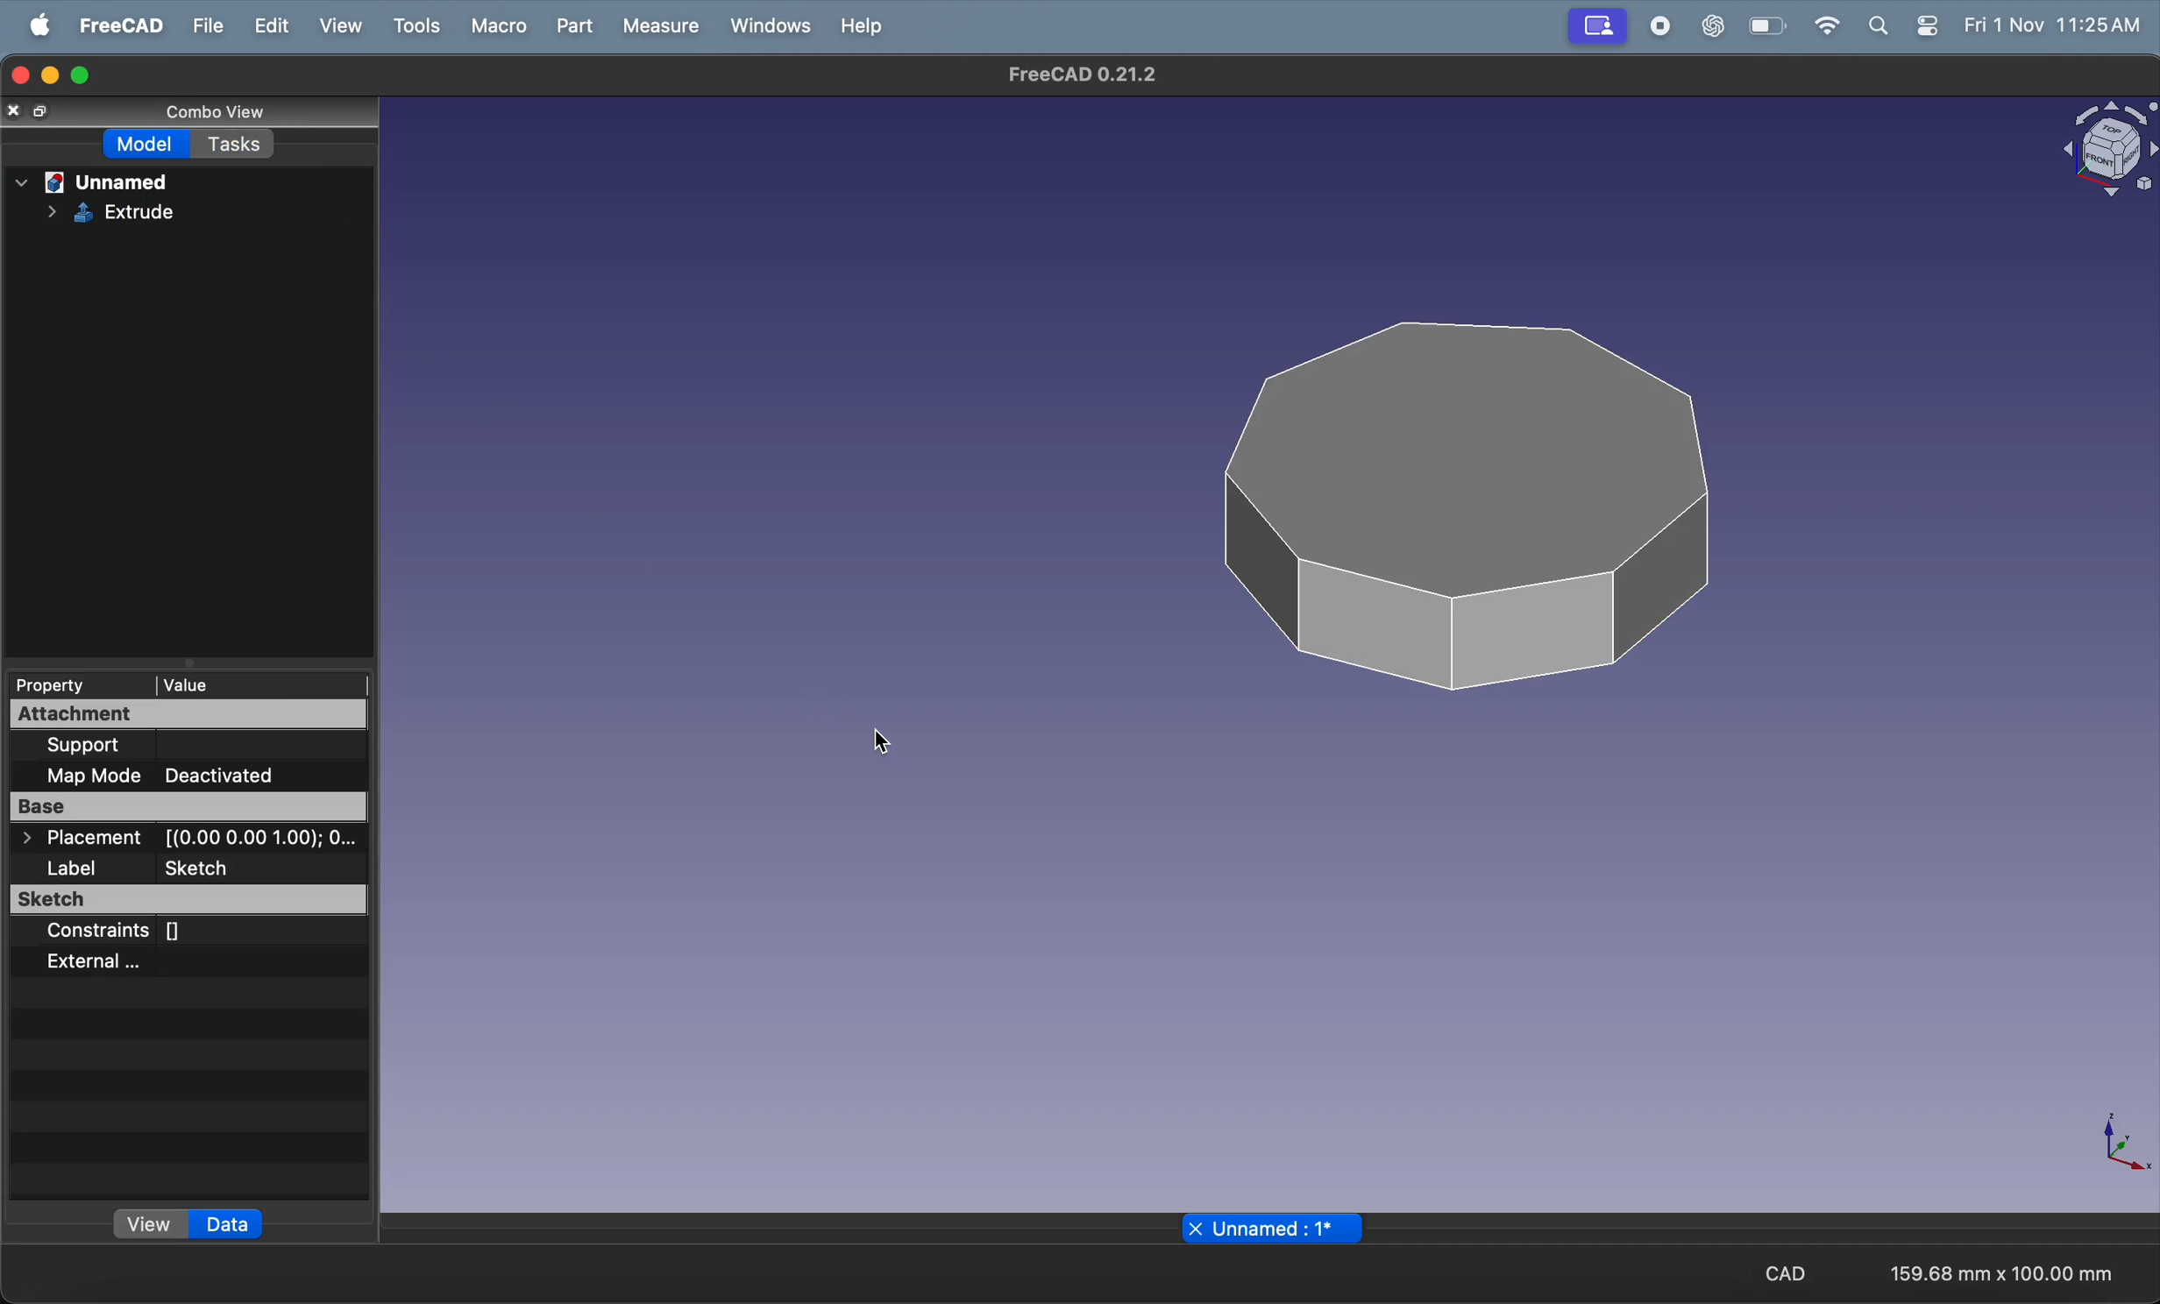  Describe the element at coordinates (92, 775) in the screenshot. I see `map mode` at that location.